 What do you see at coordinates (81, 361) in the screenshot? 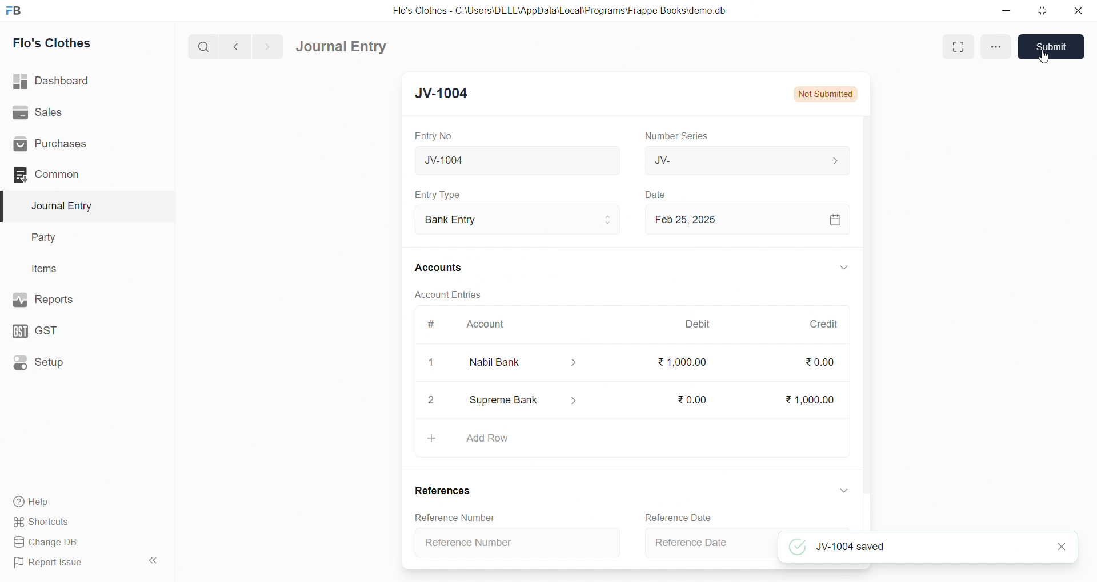
I see `Setup` at bounding box center [81, 361].